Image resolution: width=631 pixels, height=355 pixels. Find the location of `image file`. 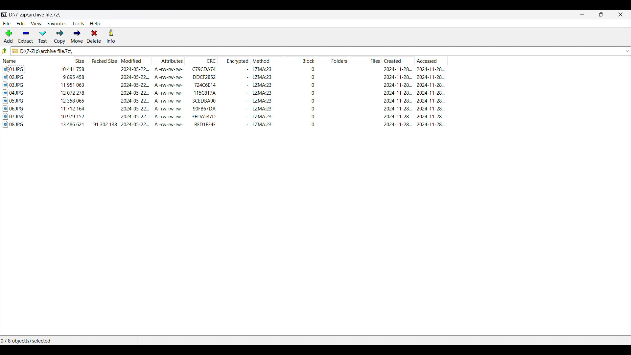

image file is located at coordinates (13, 85).